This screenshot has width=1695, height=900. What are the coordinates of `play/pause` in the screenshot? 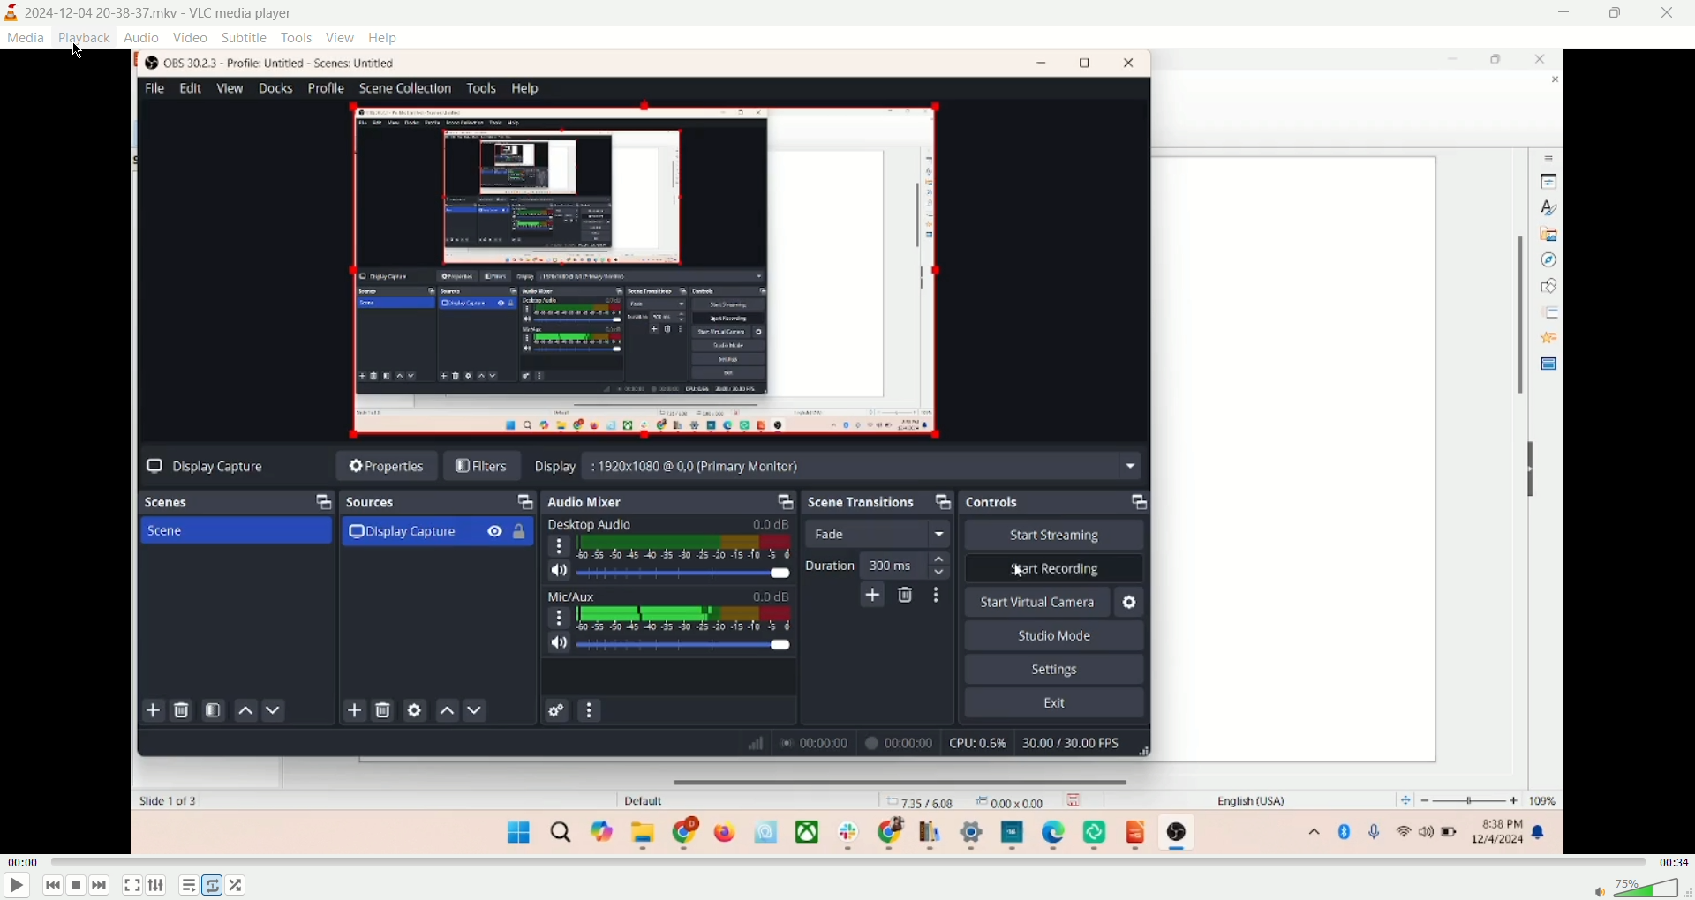 It's located at (17, 889).